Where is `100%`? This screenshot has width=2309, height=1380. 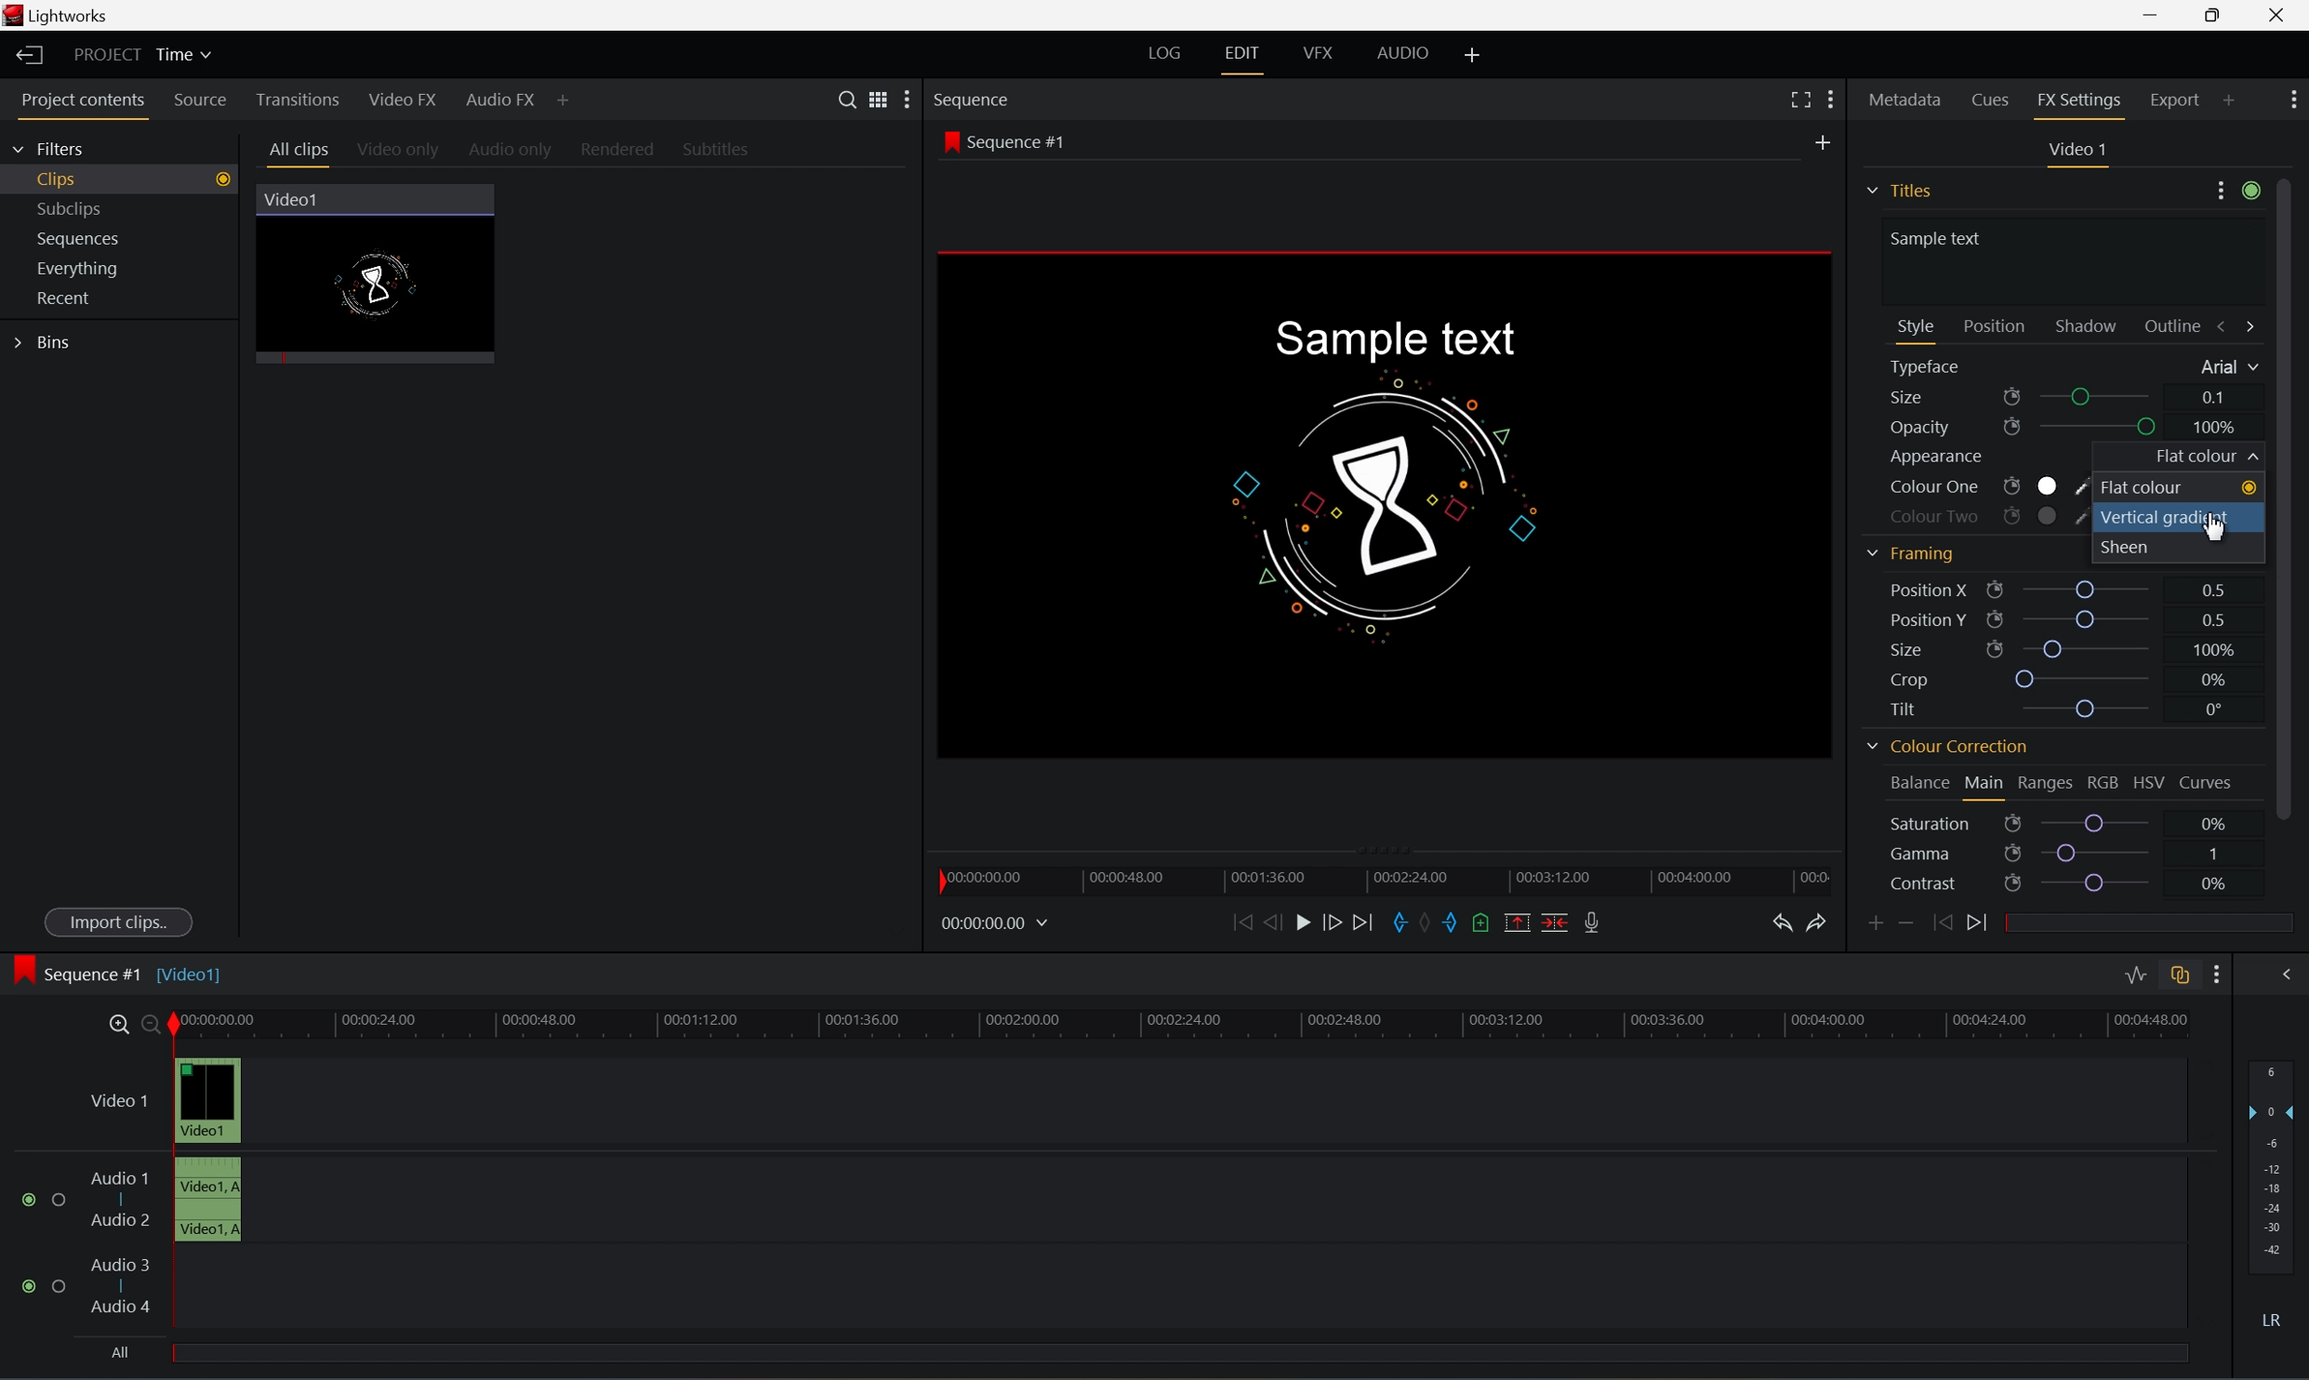
100% is located at coordinates (2211, 648).